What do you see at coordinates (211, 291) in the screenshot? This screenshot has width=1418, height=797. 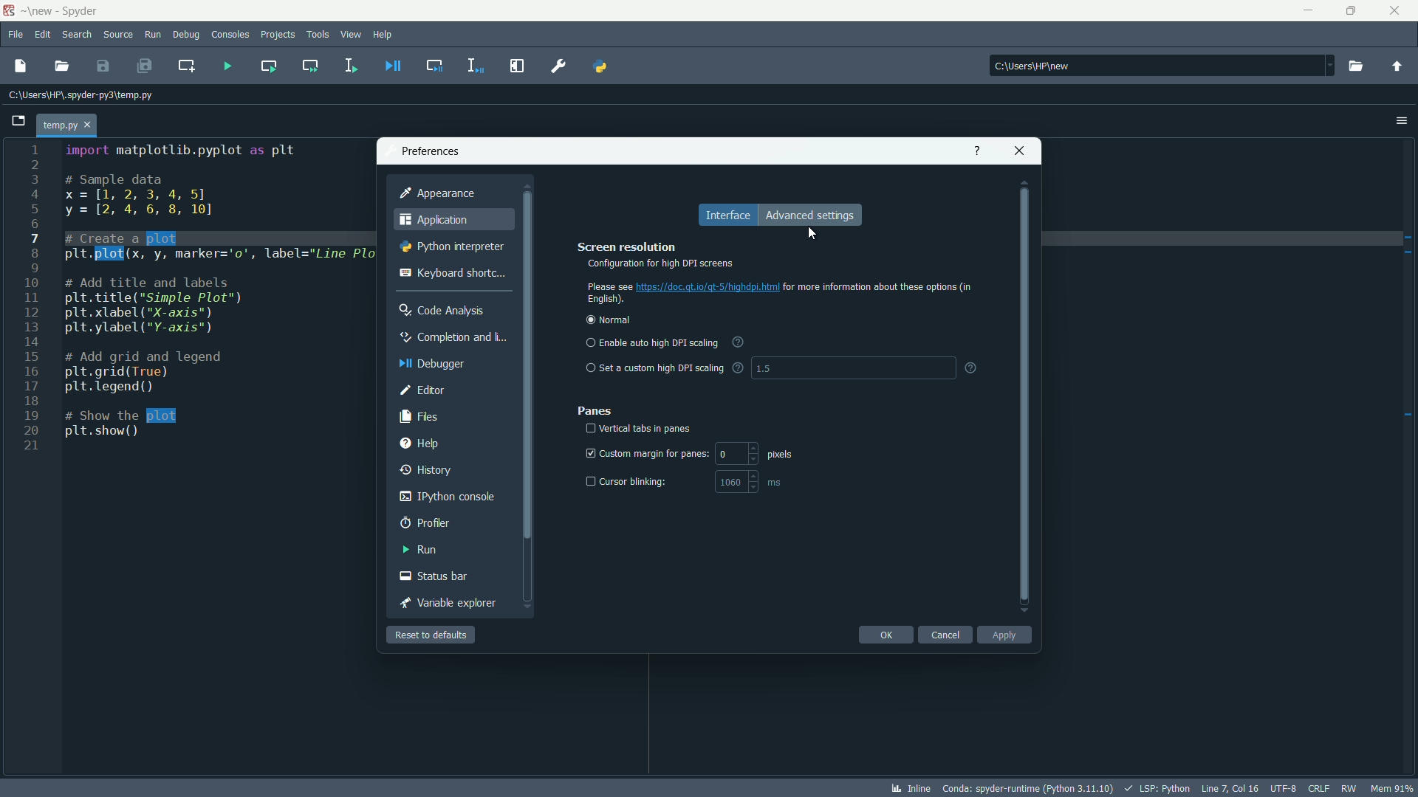 I see `code to create a line plot between x and y variables` at bounding box center [211, 291].